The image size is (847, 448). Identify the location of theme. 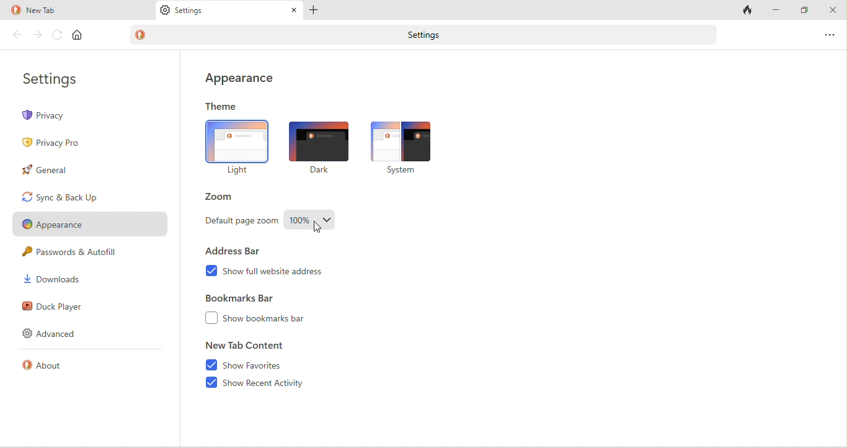
(223, 107).